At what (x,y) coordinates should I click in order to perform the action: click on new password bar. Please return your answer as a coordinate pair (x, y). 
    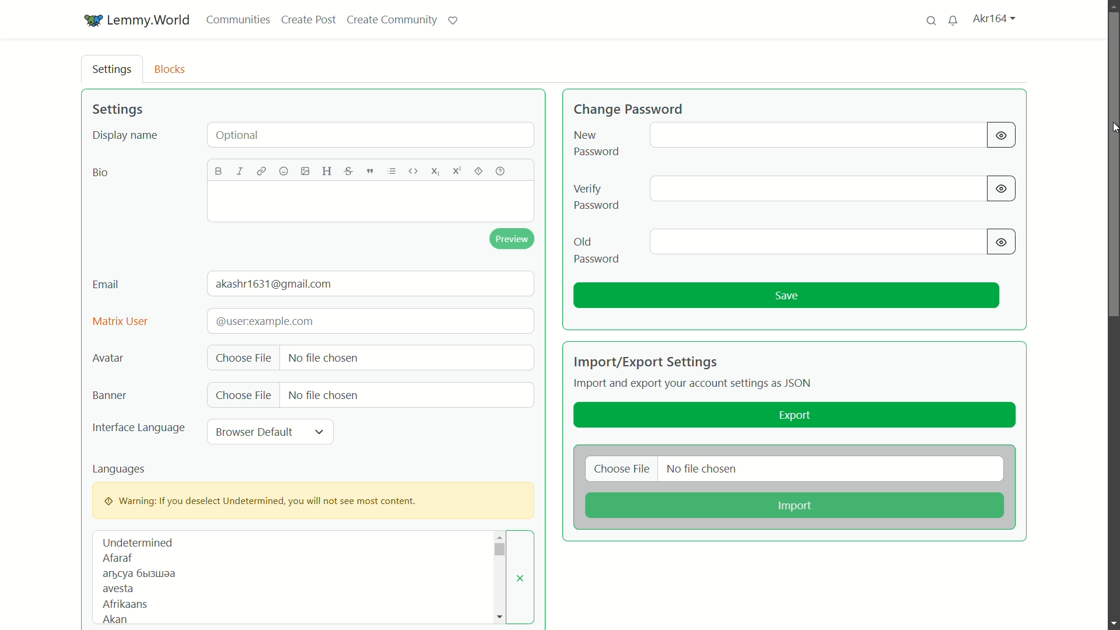
    Looking at the image, I should click on (817, 135).